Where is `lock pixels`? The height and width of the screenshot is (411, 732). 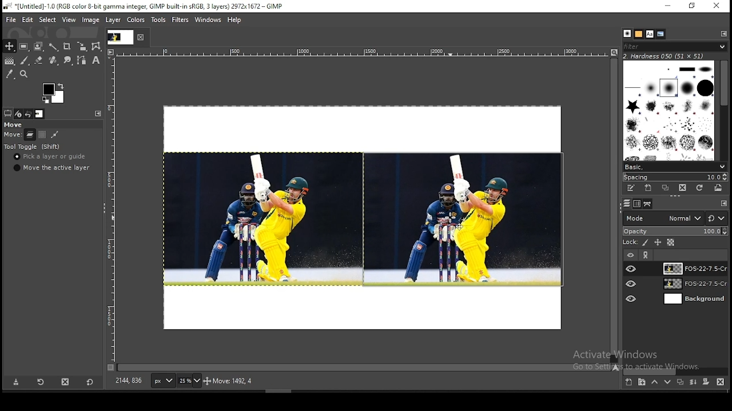
lock pixels is located at coordinates (646, 244).